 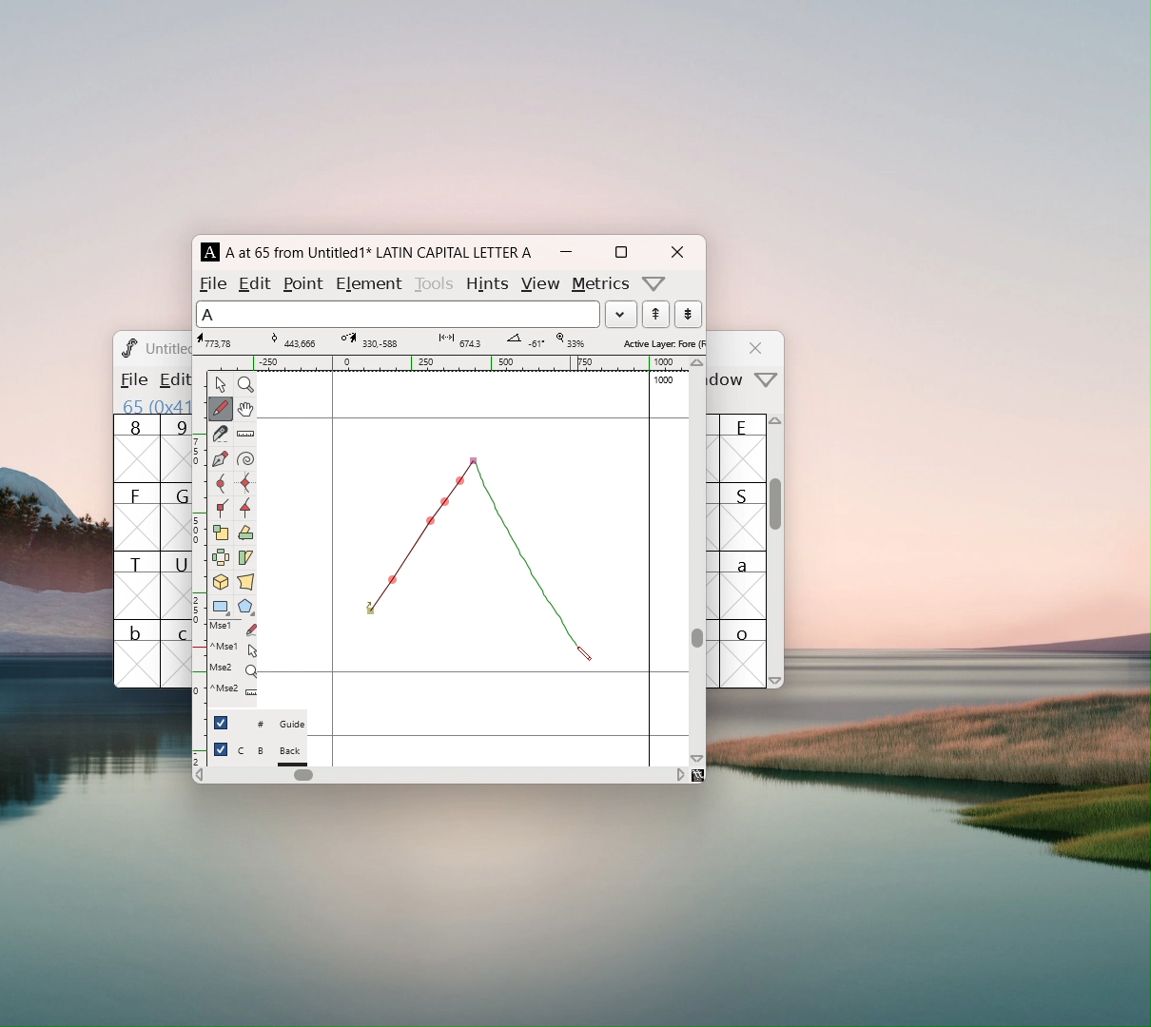 What do you see at coordinates (245, 584) in the screenshot?
I see `perspective transformation` at bounding box center [245, 584].